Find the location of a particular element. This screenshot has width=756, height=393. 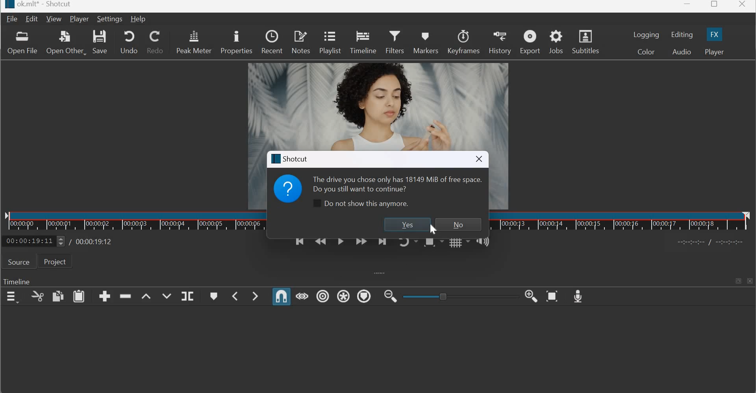

Notes is located at coordinates (300, 41).